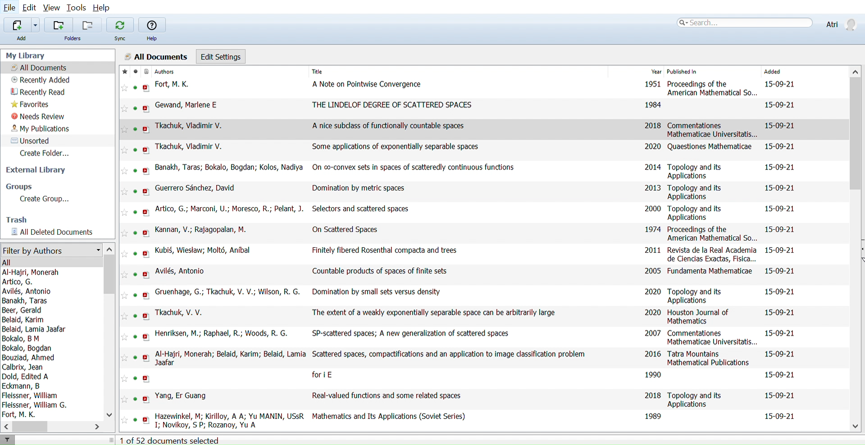 This screenshot has width=865, height=445. I want to click on Avilés, Antonio, so click(27, 291).